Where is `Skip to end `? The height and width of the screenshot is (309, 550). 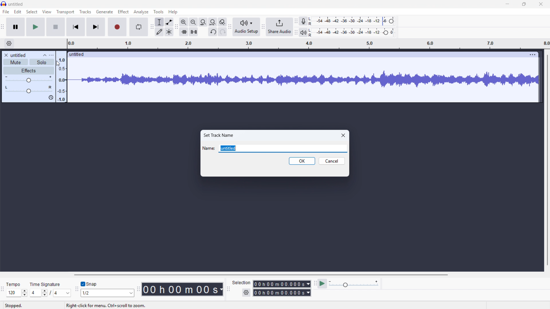
Skip to end  is located at coordinates (96, 27).